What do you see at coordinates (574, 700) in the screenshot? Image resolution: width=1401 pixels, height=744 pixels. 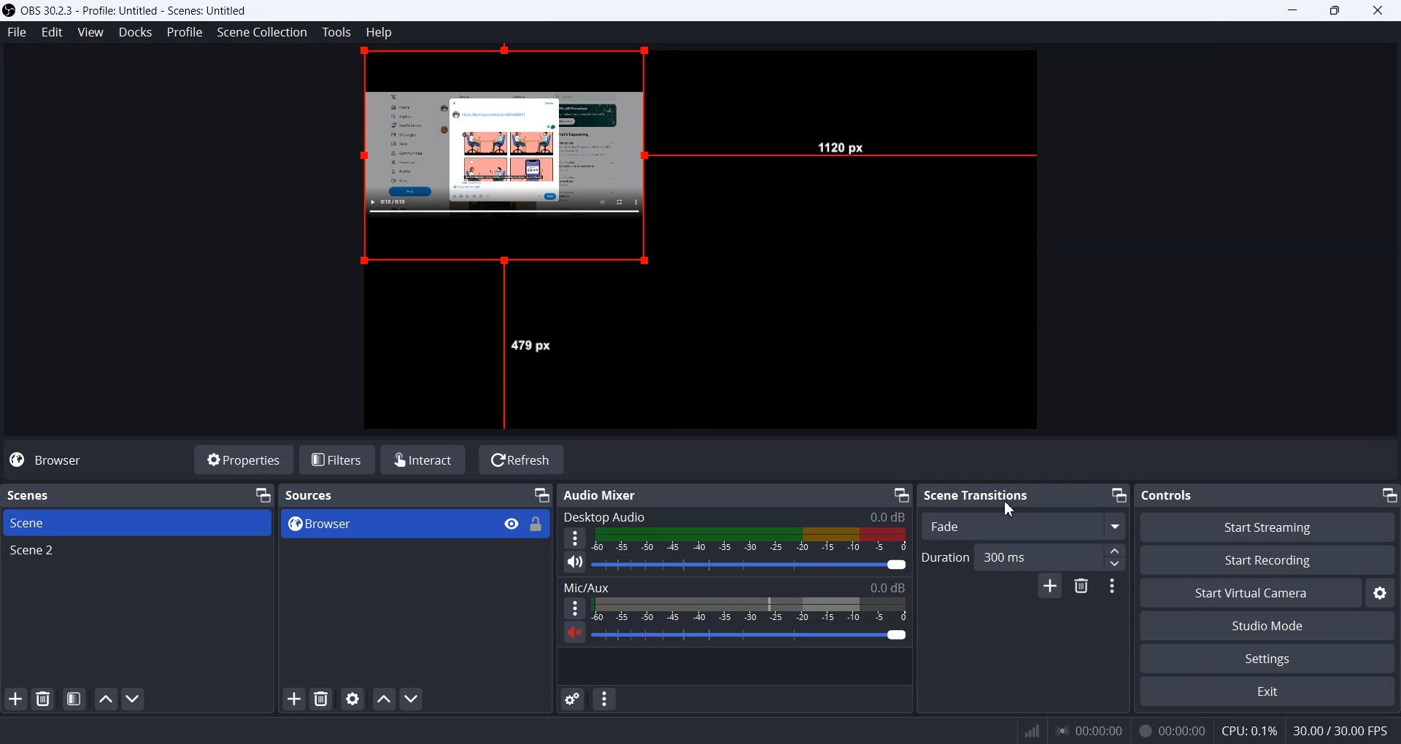 I see `Advance audio properties` at bounding box center [574, 700].